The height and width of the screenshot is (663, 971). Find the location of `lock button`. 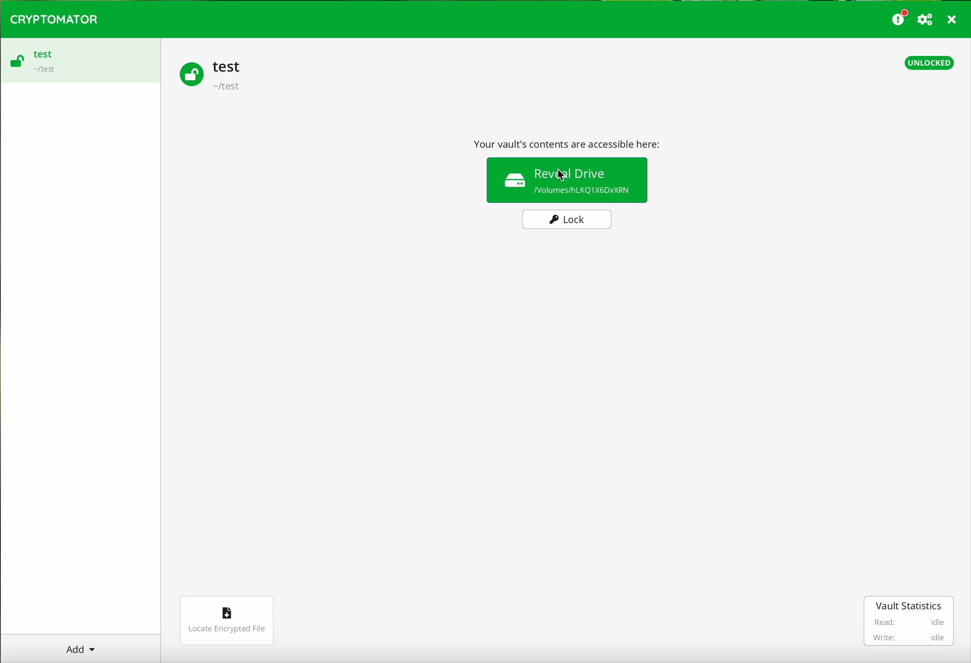

lock button is located at coordinates (568, 220).